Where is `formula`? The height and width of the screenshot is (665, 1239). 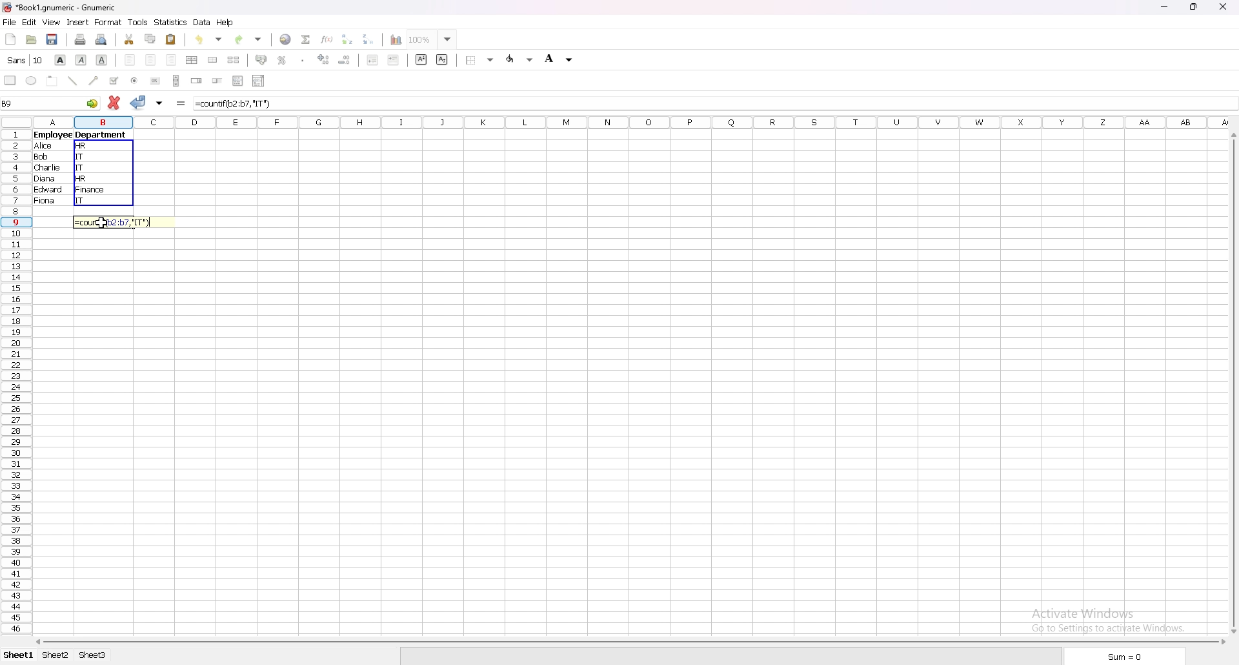 formula is located at coordinates (181, 103).